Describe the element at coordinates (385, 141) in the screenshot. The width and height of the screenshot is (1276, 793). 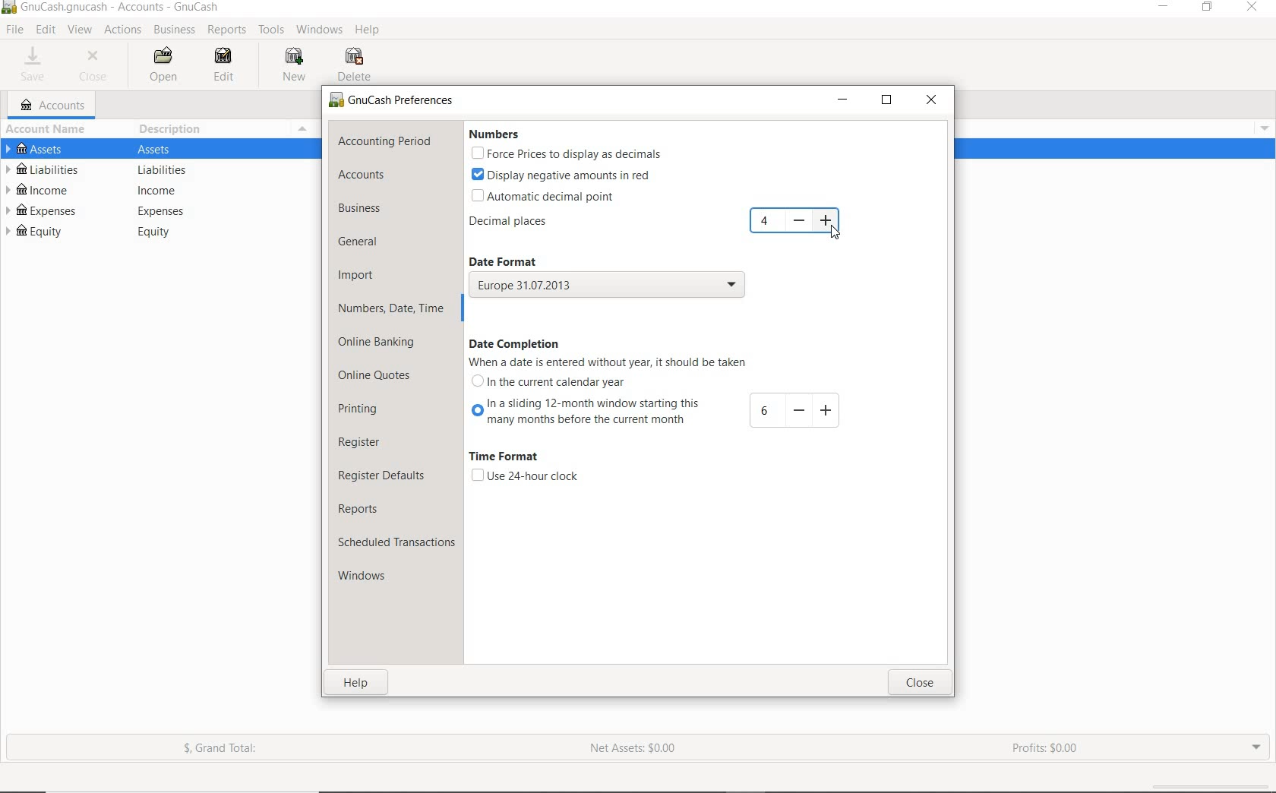
I see `accounting period` at that location.